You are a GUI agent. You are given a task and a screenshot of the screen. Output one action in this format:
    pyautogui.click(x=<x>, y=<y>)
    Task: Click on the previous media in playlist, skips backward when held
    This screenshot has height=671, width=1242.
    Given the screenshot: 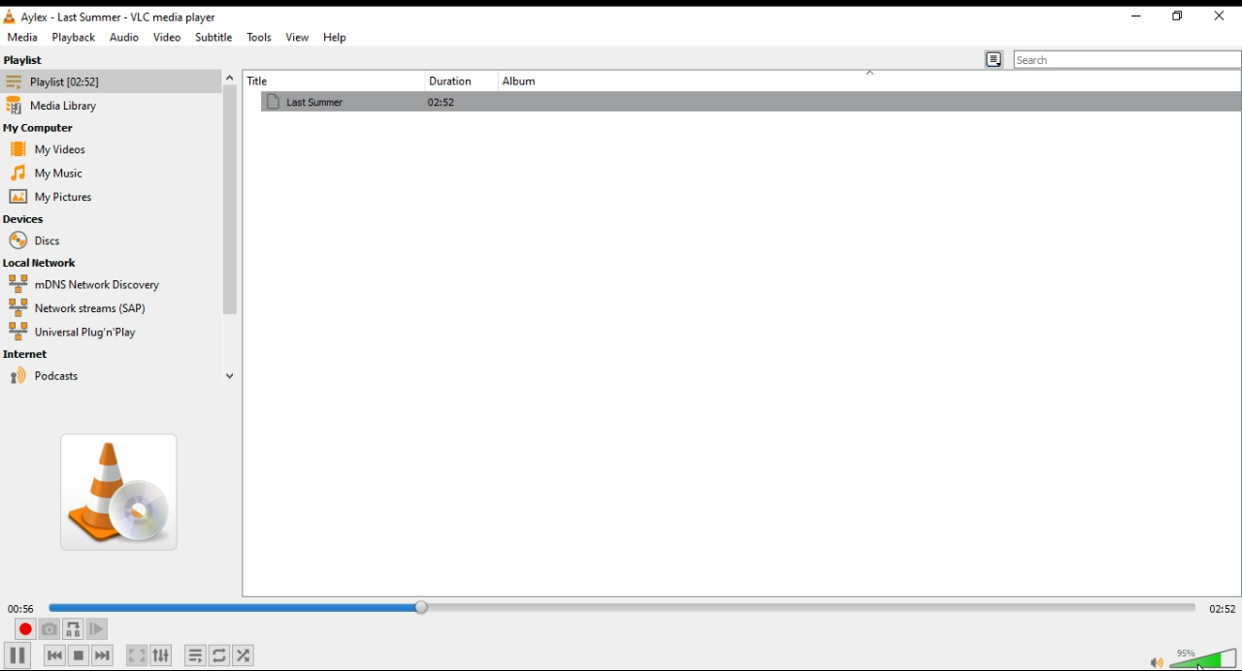 What is the action you would take?
    pyautogui.click(x=53, y=655)
    